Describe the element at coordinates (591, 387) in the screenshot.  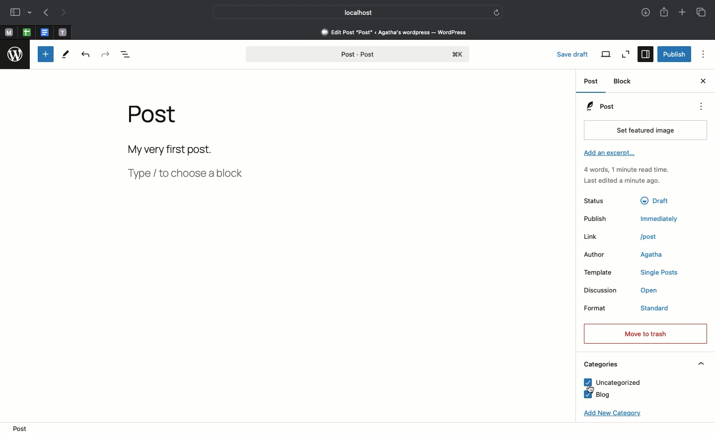
I see `Cursor Click` at that location.